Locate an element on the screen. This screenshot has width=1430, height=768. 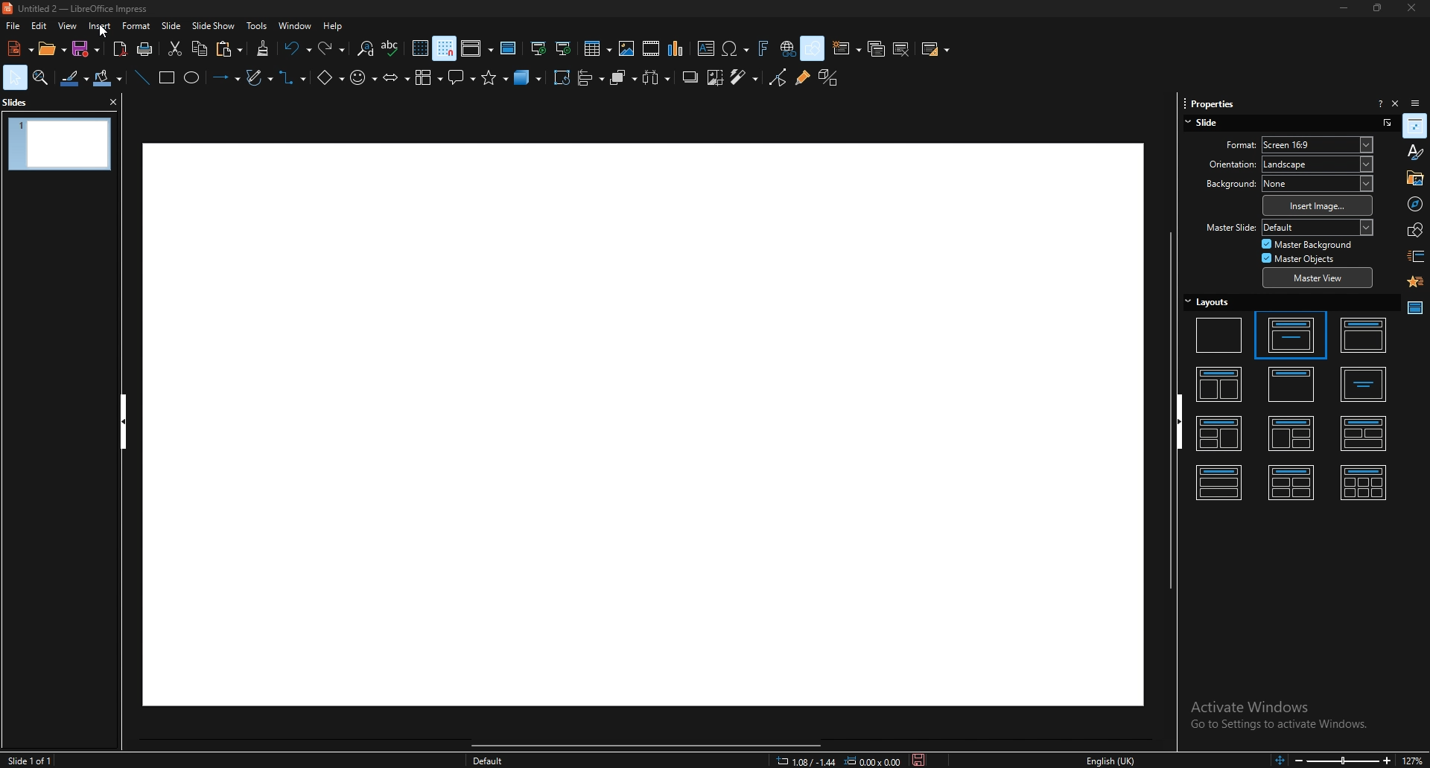
master slides is located at coordinates (1414, 308).